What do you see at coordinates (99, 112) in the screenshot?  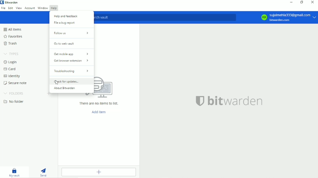 I see `Add item` at bounding box center [99, 112].